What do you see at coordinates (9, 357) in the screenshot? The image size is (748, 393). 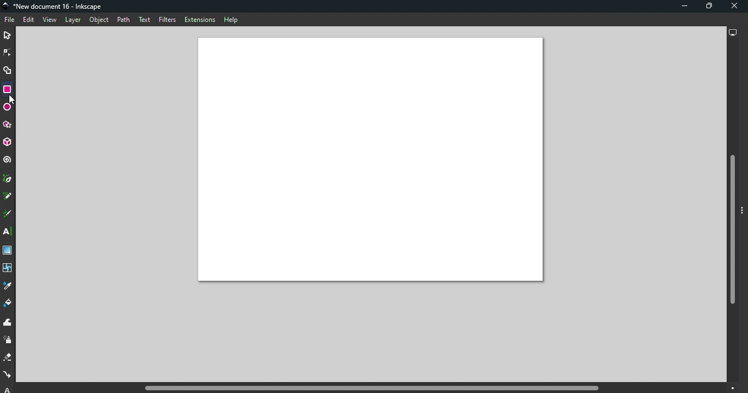 I see `Eraser tool` at bounding box center [9, 357].